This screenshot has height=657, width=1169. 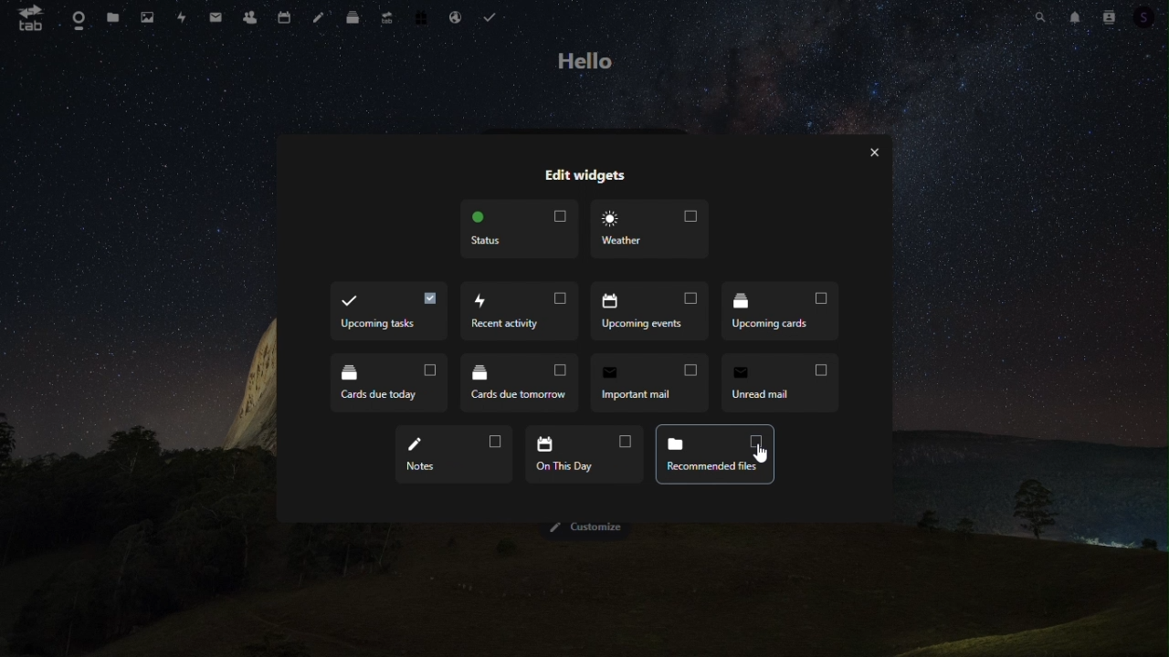 I want to click on Customize, so click(x=584, y=528).